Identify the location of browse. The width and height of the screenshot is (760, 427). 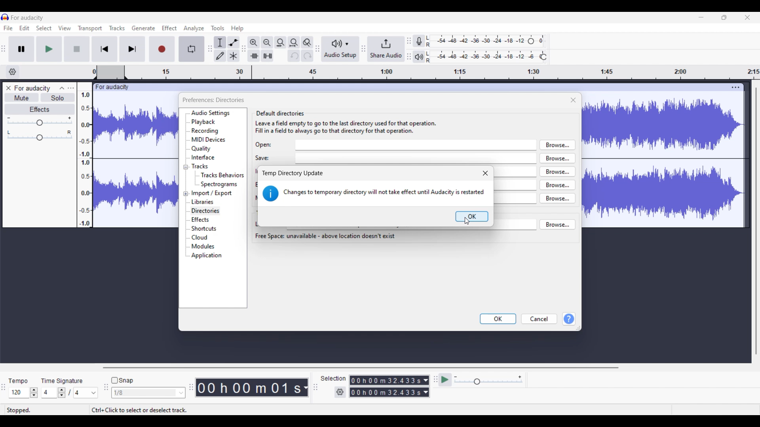
(558, 224).